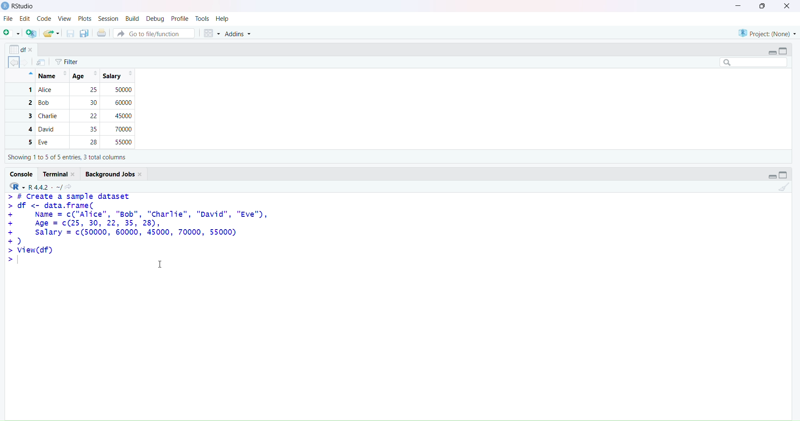  Describe the element at coordinates (109, 19) in the screenshot. I see `session` at that location.